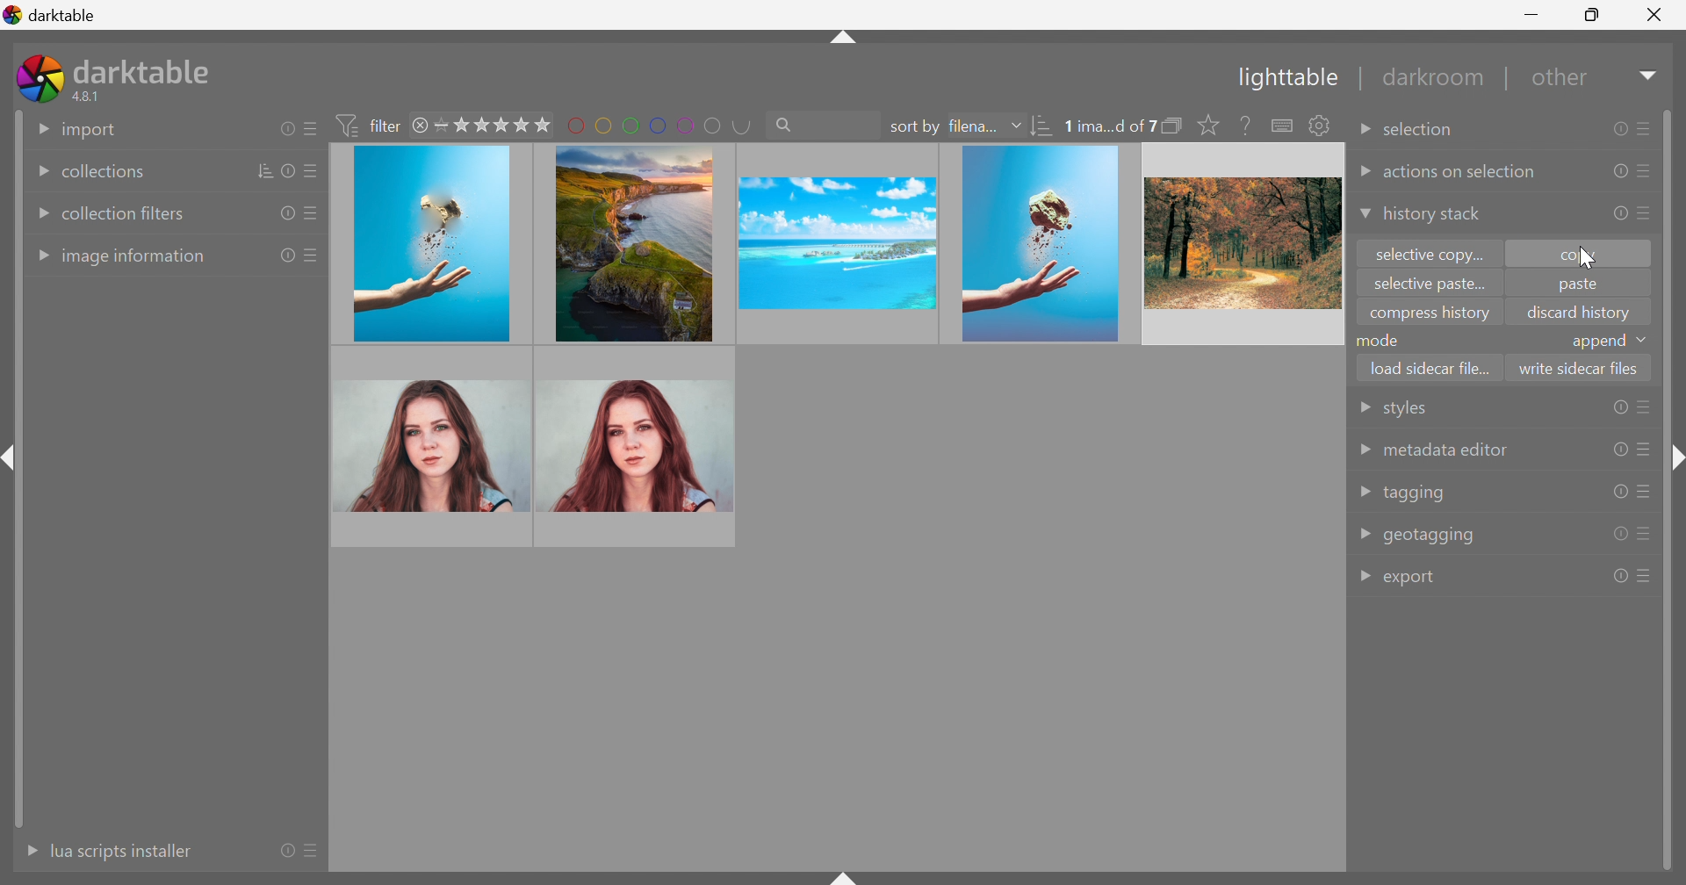  I want to click on presets, so click(1648, 170).